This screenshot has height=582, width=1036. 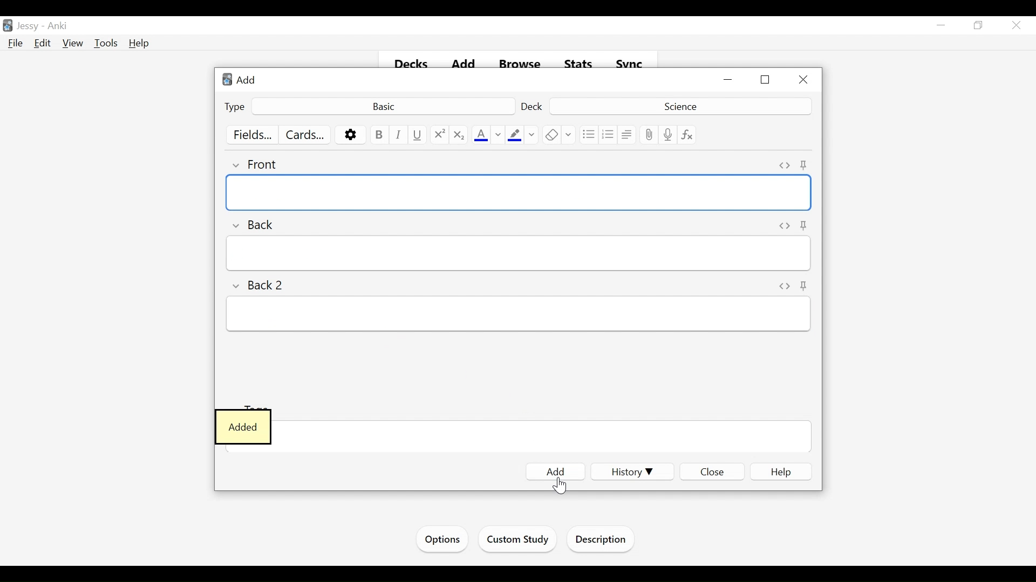 I want to click on Change color, so click(x=498, y=135).